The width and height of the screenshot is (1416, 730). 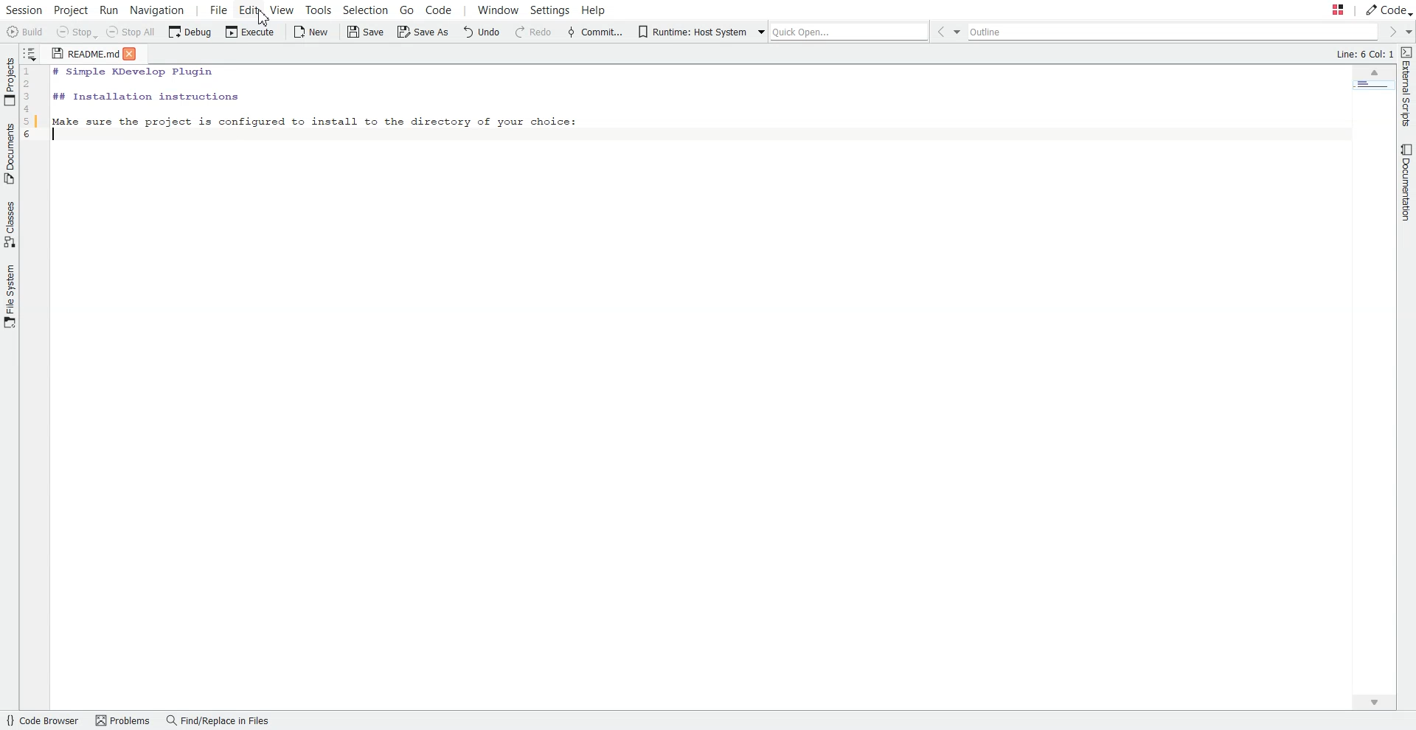 What do you see at coordinates (1176, 32) in the screenshot?
I see `Outline` at bounding box center [1176, 32].